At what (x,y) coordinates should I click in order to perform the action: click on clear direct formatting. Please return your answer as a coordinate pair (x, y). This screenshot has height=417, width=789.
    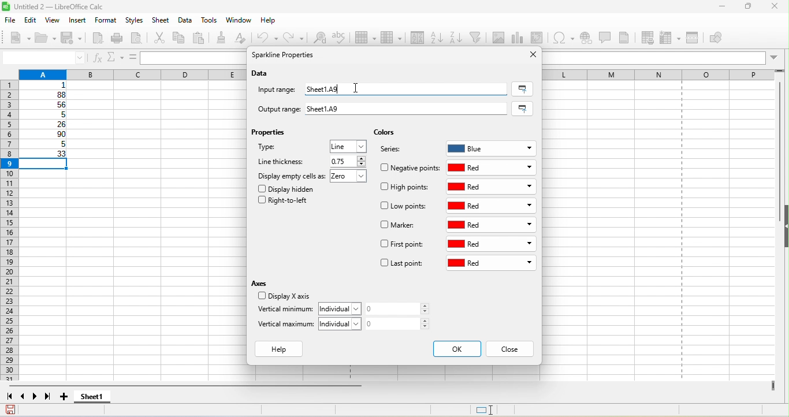
    Looking at the image, I should click on (243, 38).